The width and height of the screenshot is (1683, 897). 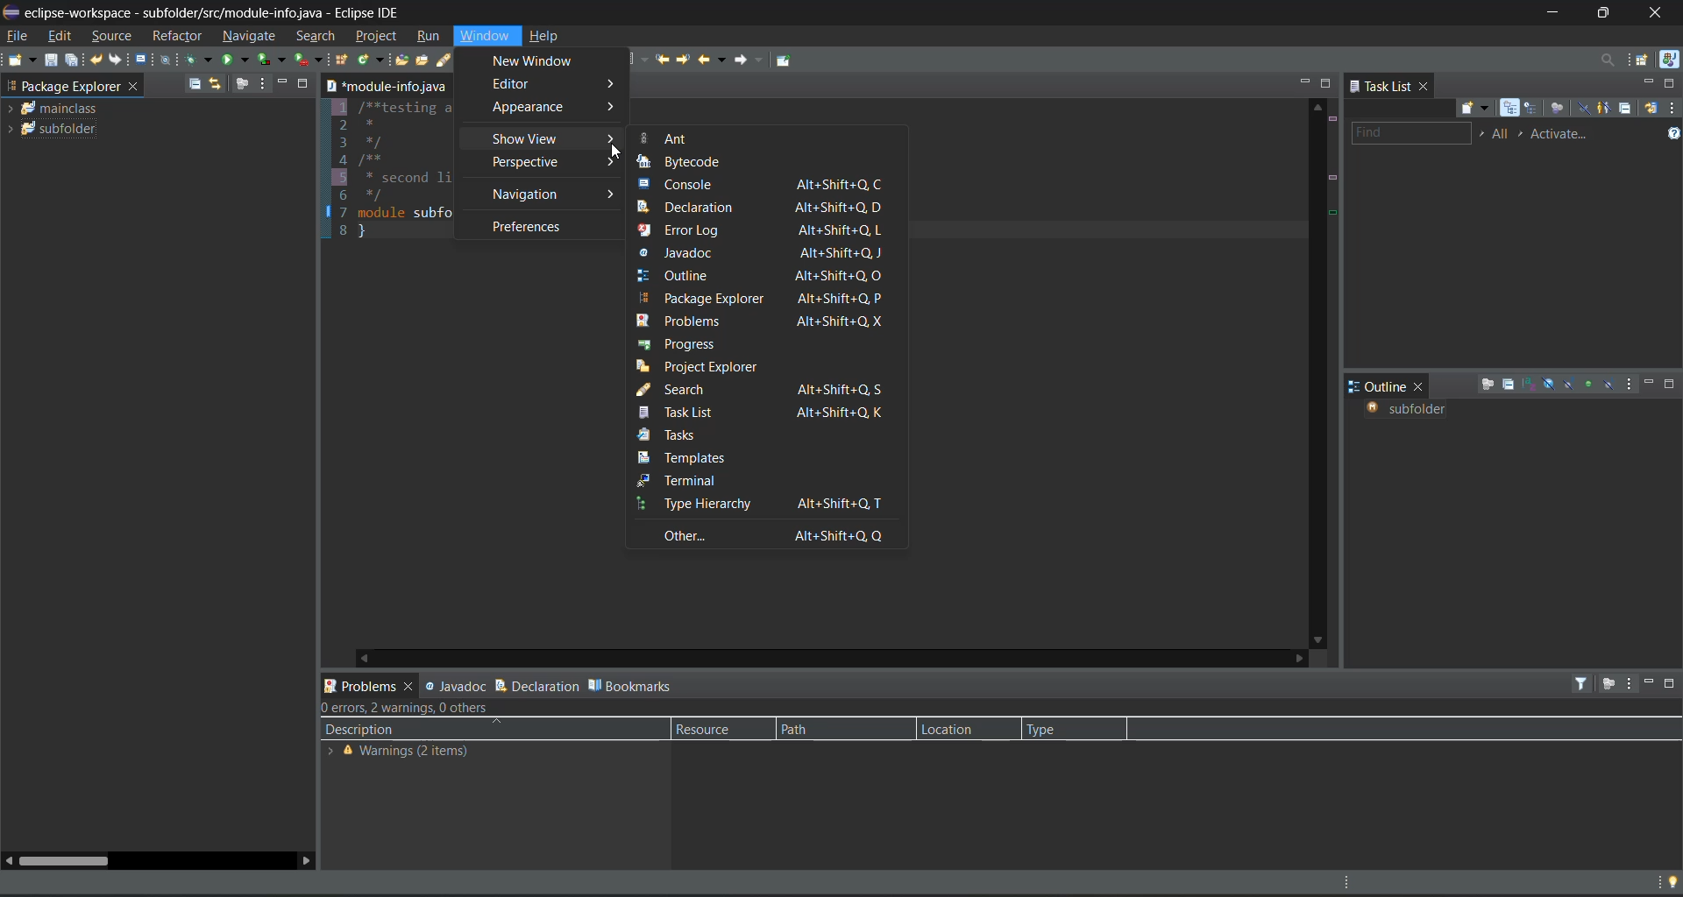 What do you see at coordinates (1662, 13) in the screenshot?
I see `close` at bounding box center [1662, 13].